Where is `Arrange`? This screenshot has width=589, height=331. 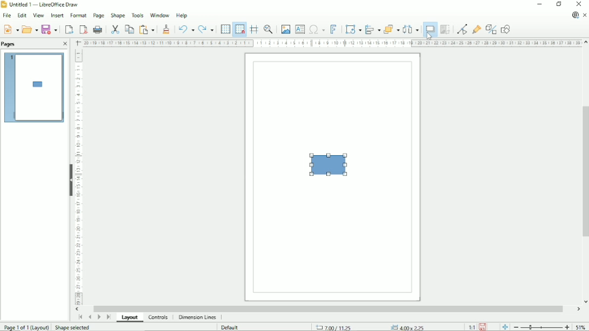
Arrange is located at coordinates (391, 29).